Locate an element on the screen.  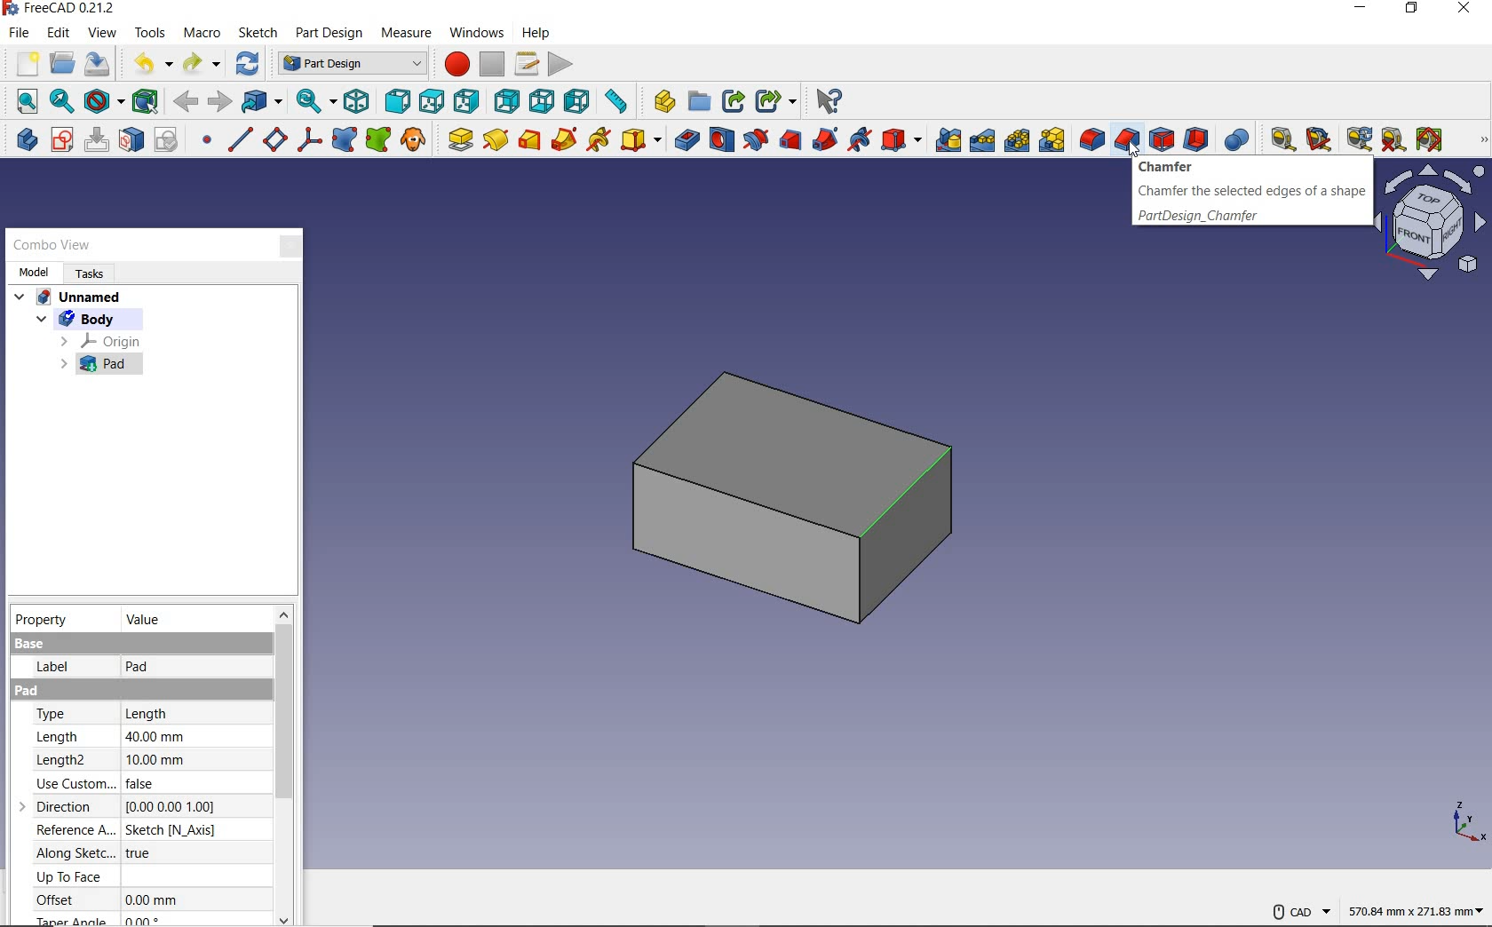
subtractive loft is located at coordinates (790, 139).